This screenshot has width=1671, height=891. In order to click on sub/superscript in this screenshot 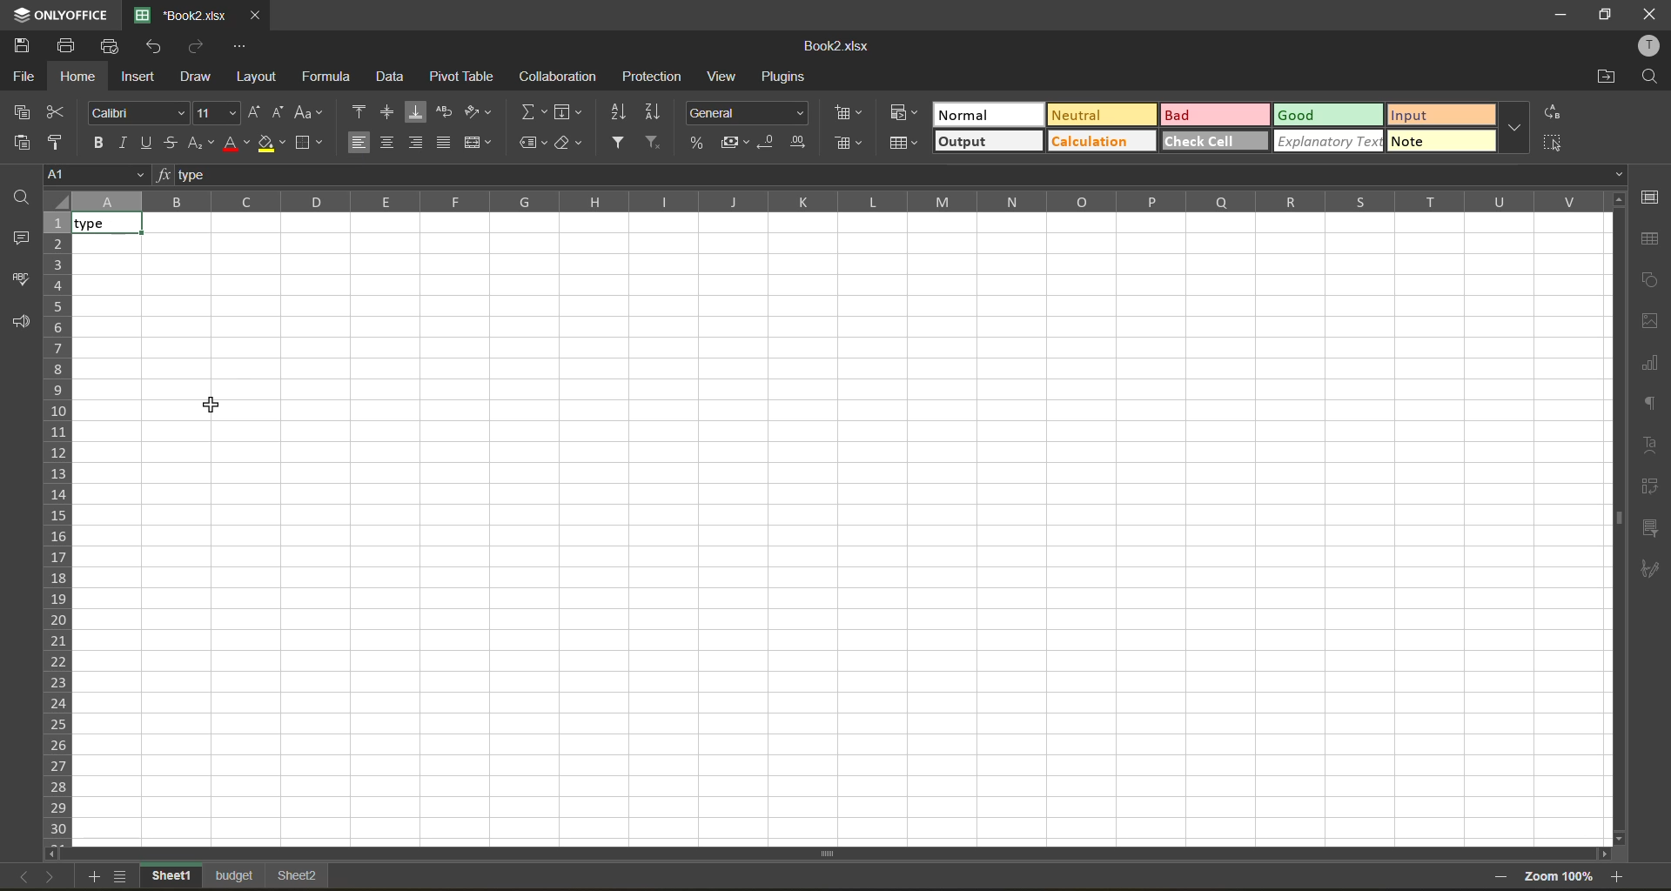, I will do `click(198, 143)`.